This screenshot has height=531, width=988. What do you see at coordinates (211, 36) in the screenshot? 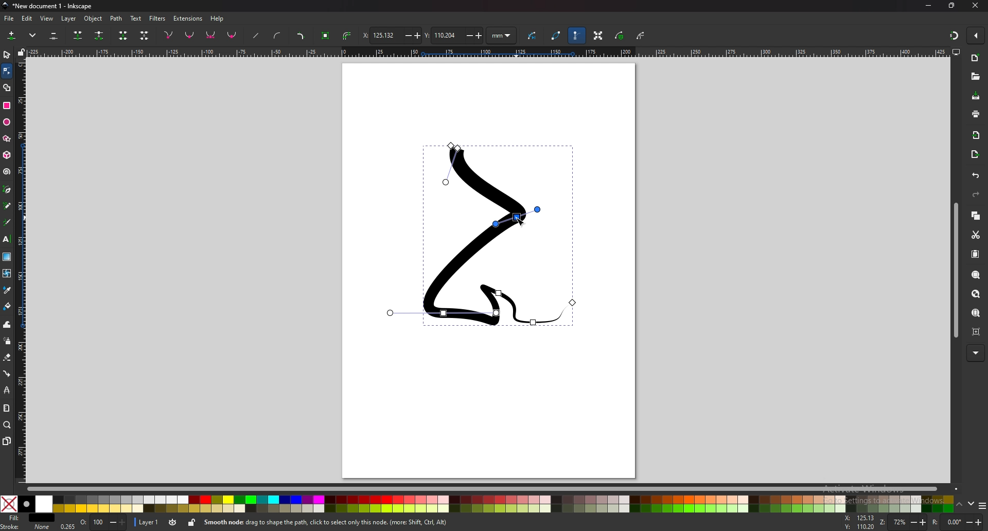
I see `symmetric` at bounding box center [211, 36].